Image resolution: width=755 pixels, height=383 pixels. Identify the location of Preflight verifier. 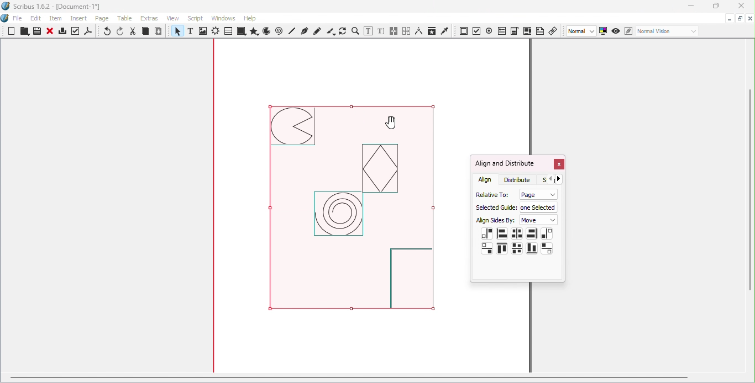
(76, 33).